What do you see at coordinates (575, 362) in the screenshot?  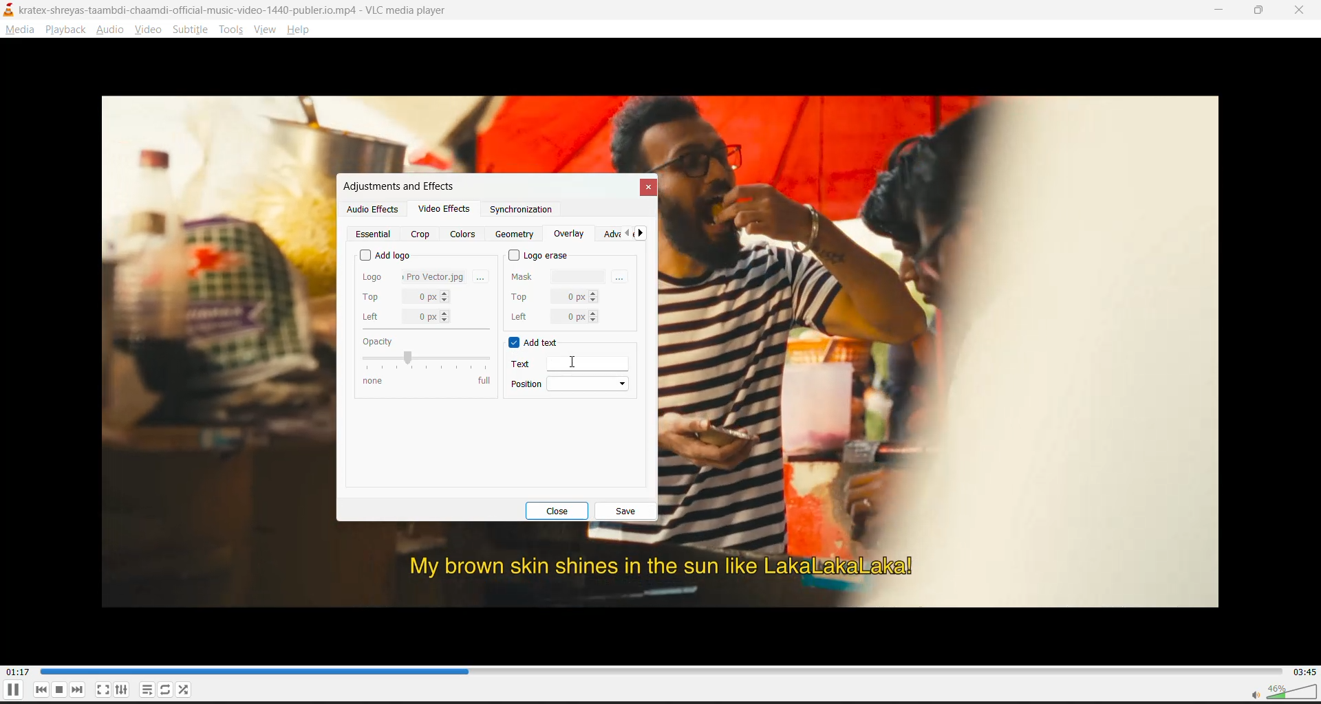 I see `cursor` at bounding box center [575, 362].